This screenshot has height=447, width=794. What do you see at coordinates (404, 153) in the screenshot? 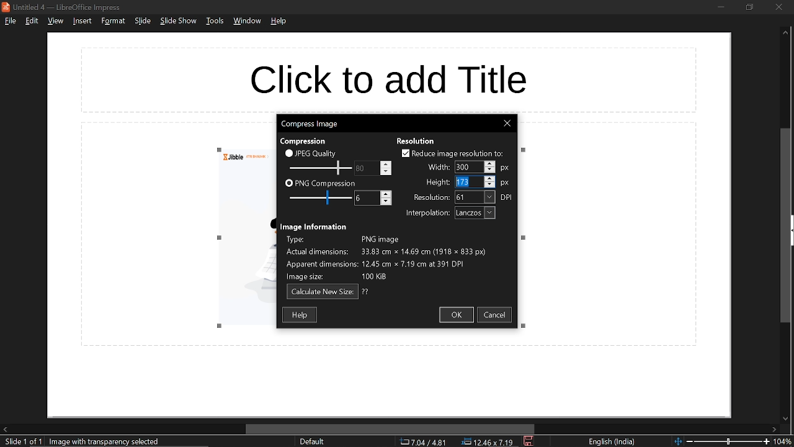
I see `checkbox` at bounding box center [404, 153].